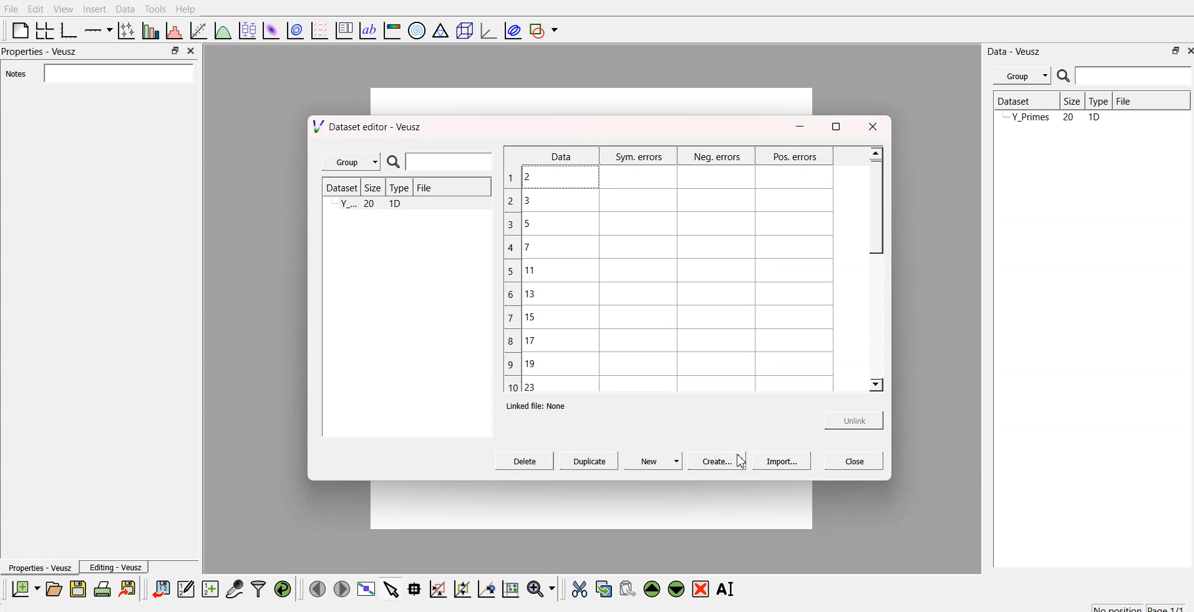 This screenshot has height=612, width=1194. I want to click on plot function, so click(221, 31).